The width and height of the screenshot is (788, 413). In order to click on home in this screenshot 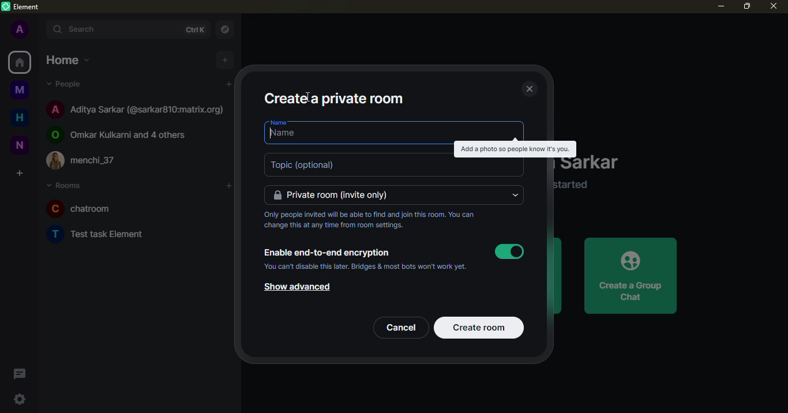, I will do `click(20, 62)`.